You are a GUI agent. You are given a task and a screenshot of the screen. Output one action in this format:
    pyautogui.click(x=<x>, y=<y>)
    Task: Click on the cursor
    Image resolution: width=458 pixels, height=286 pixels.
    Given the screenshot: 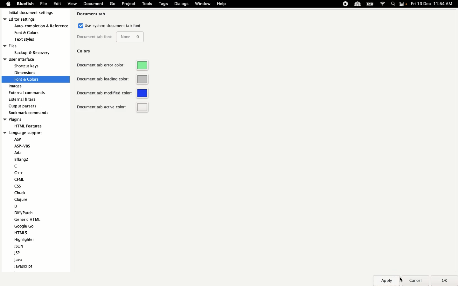 What is the action you would take?
    pyautogui.click(x=401, y=278)
    